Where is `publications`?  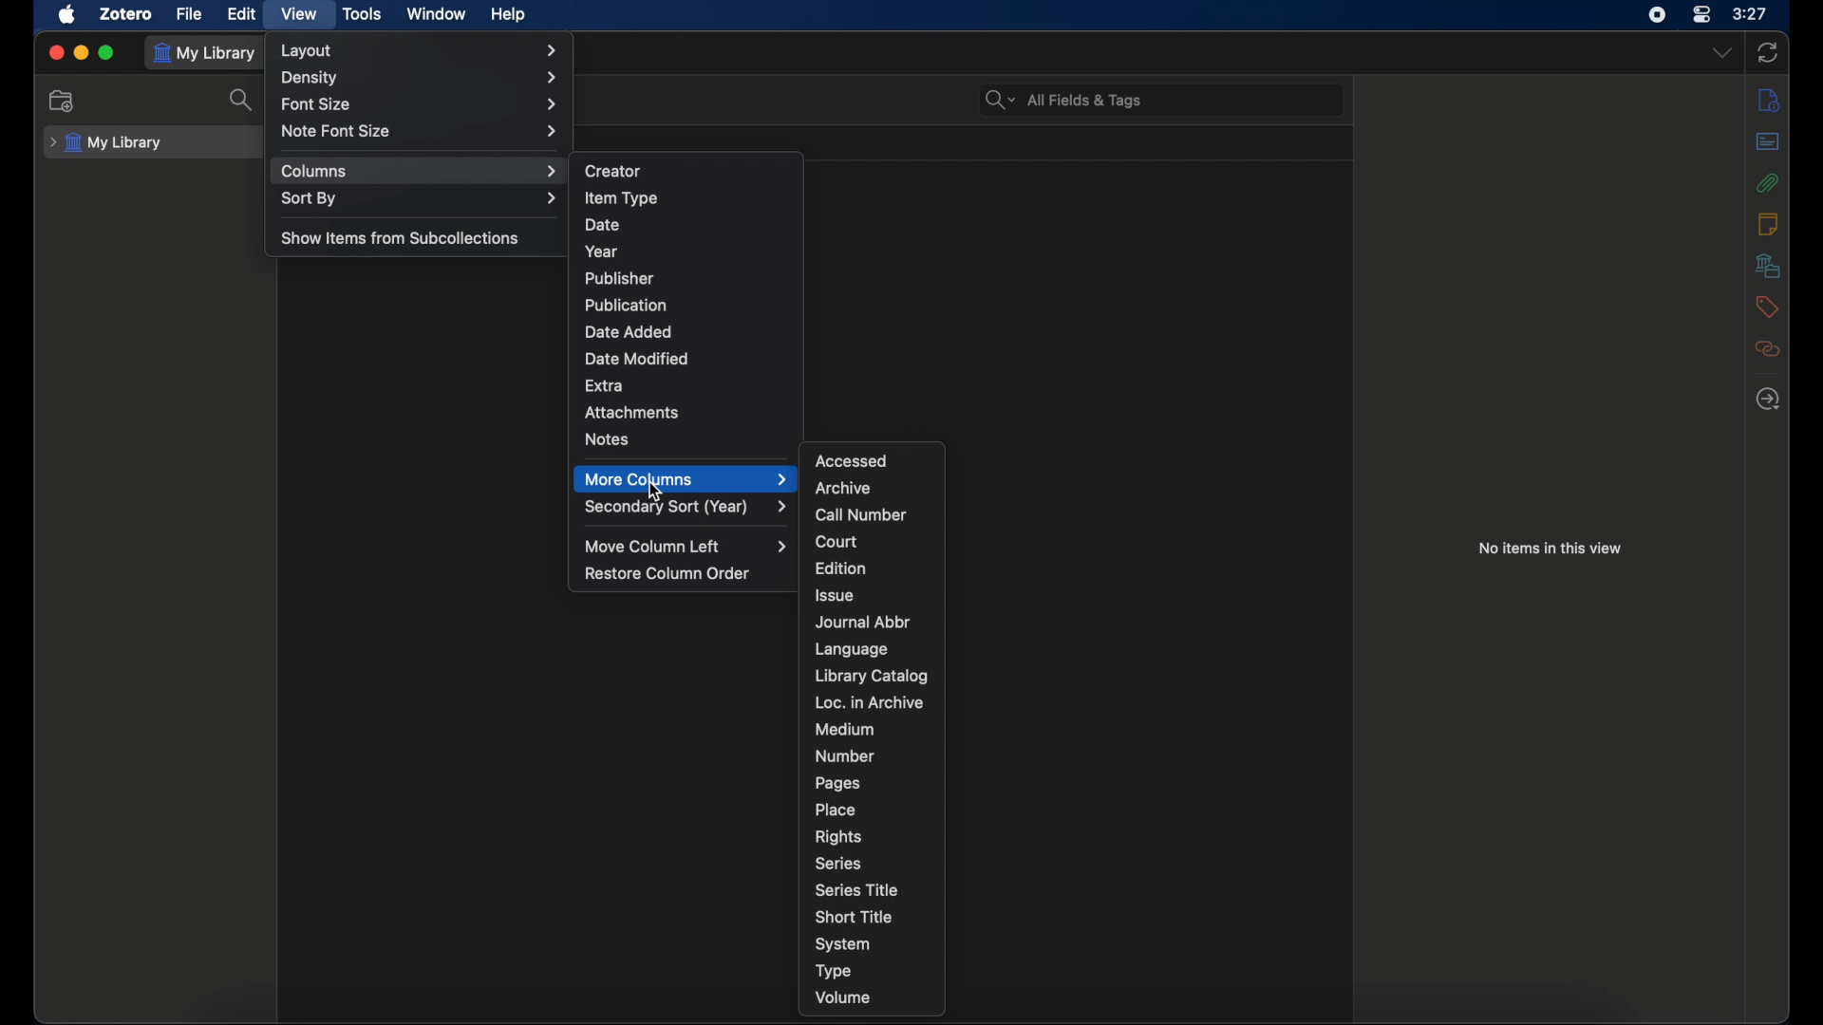 publications is located at coordinates (626, 304).